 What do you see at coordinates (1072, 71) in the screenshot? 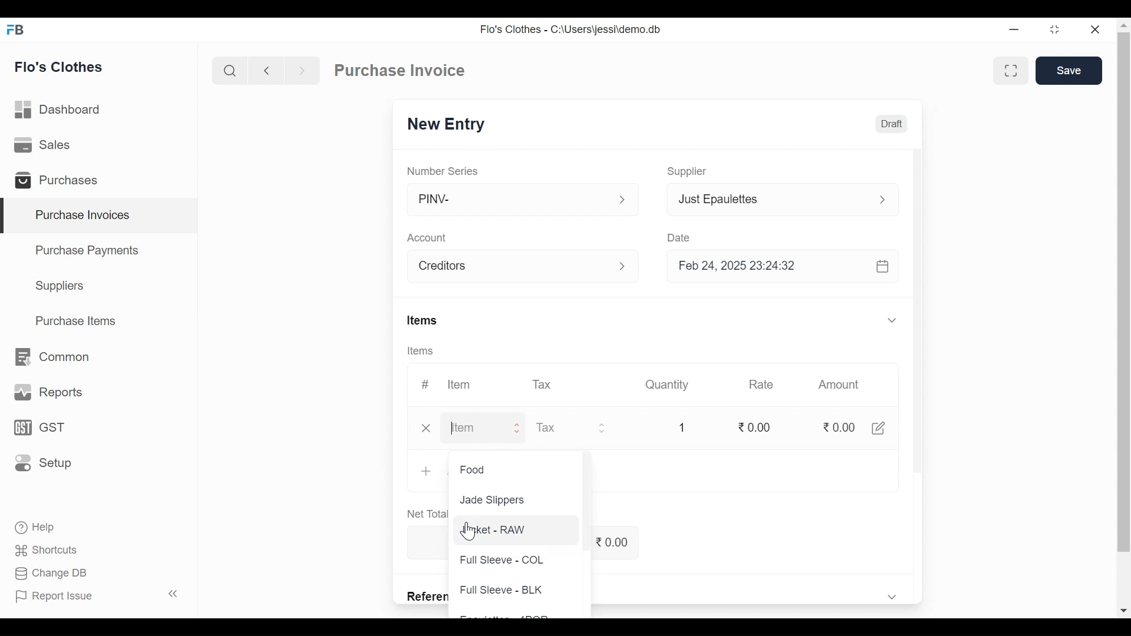
I see `Save` at bounding box center [1072, 71].